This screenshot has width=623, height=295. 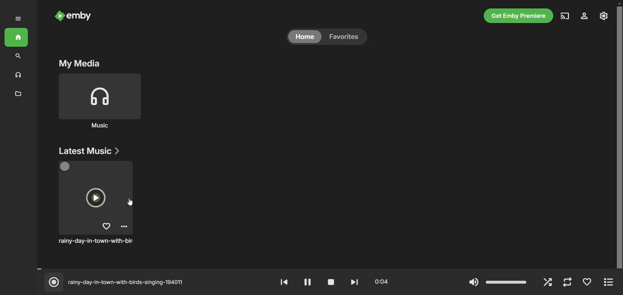 What do you see at coordinates (126, 227) in the screenshot?
I see `more` at bounding box center [126, 227].